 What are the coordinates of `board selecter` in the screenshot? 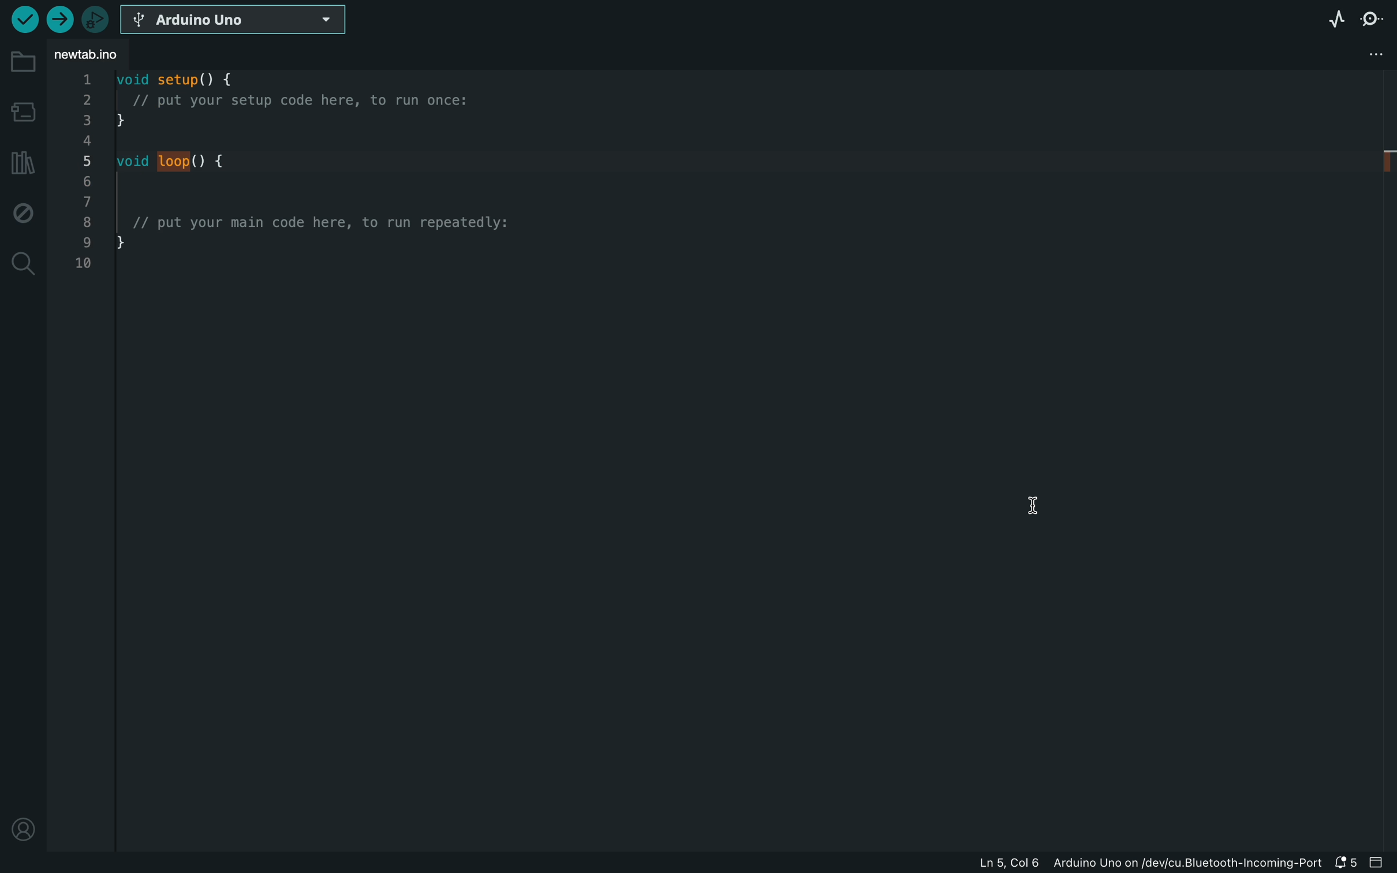 It's located at (236, 20).